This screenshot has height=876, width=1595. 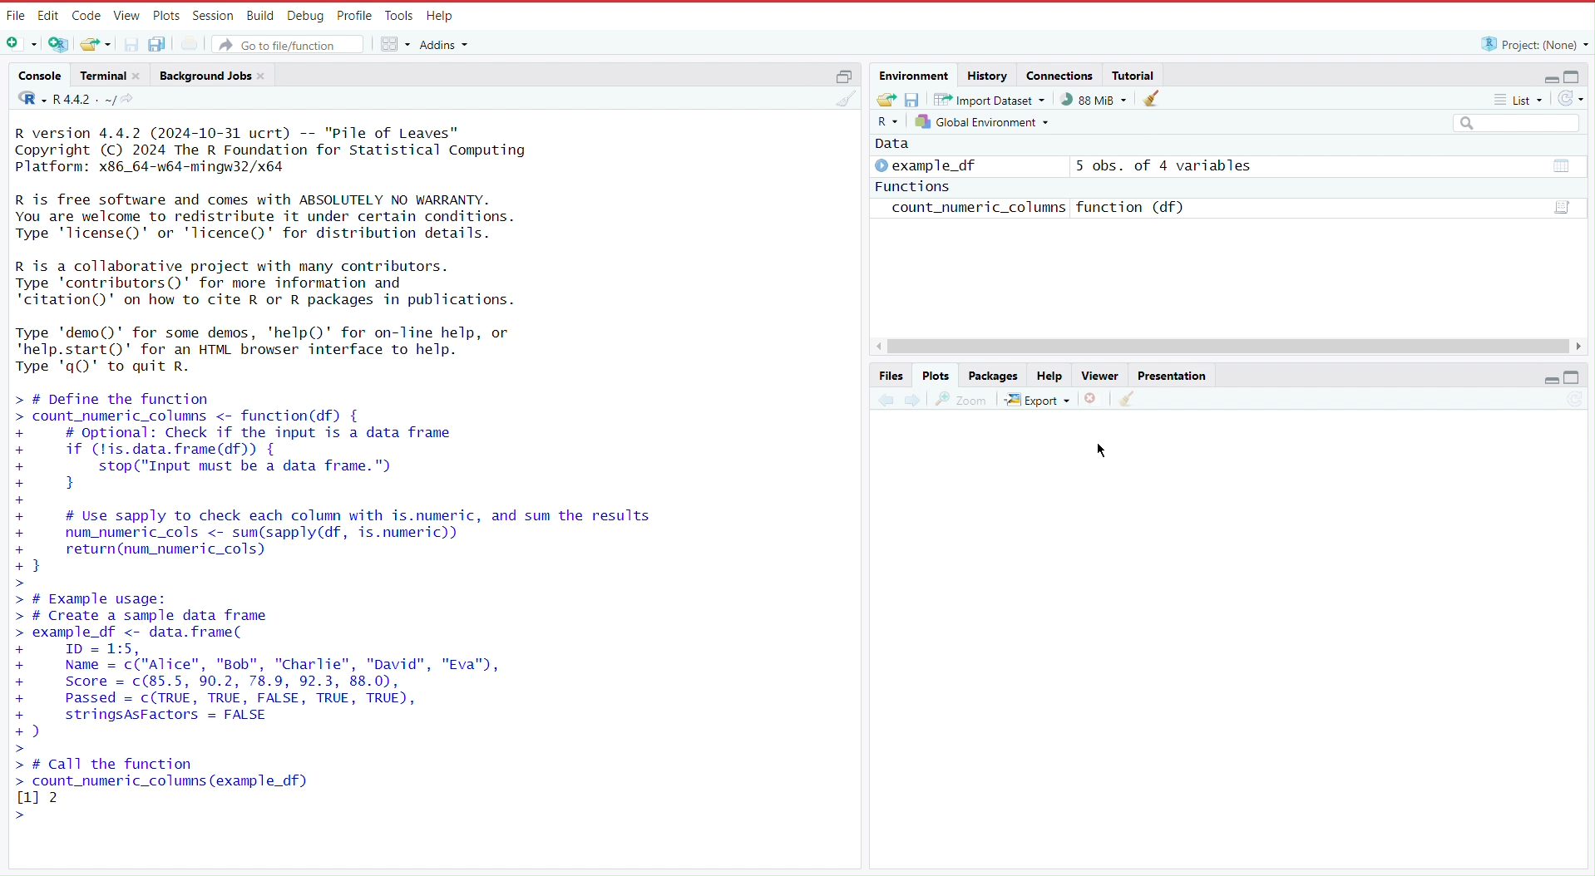 I want to click on Tools, so click(x=397, y=17).